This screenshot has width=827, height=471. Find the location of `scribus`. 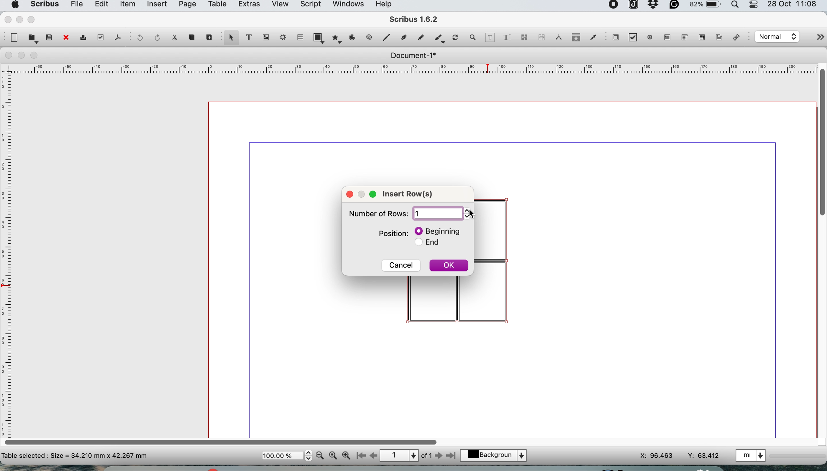

scribus is located at coordinates (44, 5).